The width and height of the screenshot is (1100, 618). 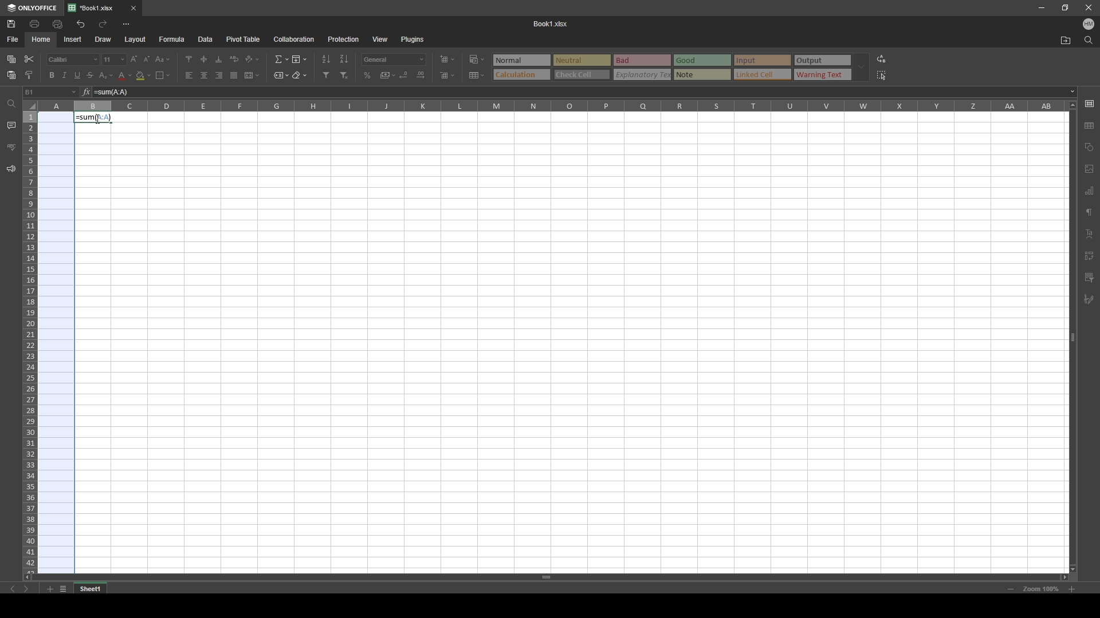 What do you see at coordinates (73, 39) in the screenshot?
I see `insert` at bounding box center [73, 39].